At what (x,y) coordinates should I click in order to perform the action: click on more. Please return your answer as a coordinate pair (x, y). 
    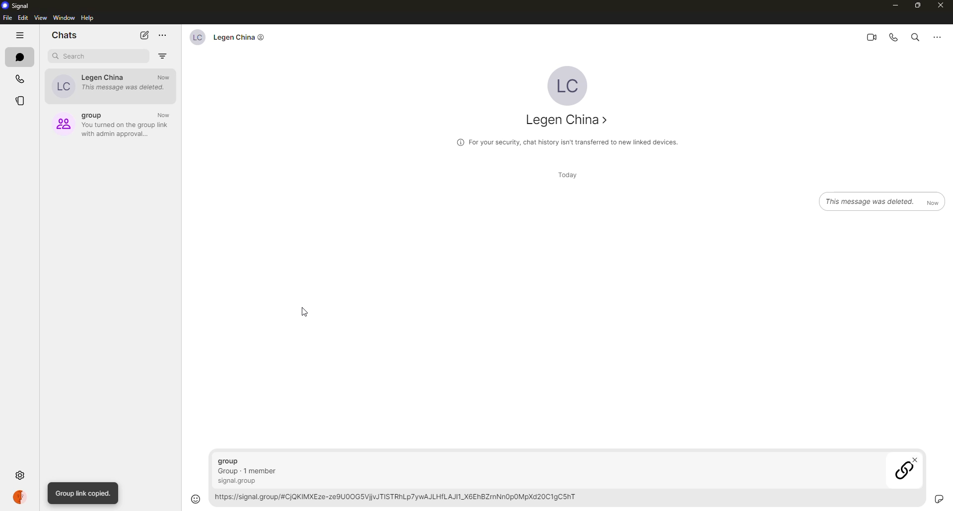
    Looking at the image, I should click on (937, 36).